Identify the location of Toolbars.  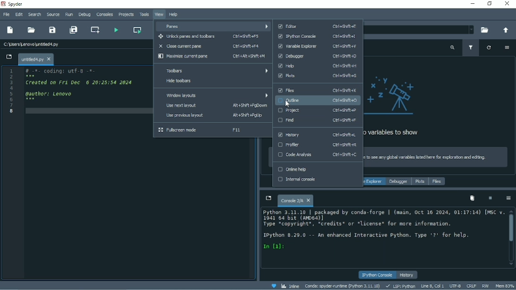
(213, 71).